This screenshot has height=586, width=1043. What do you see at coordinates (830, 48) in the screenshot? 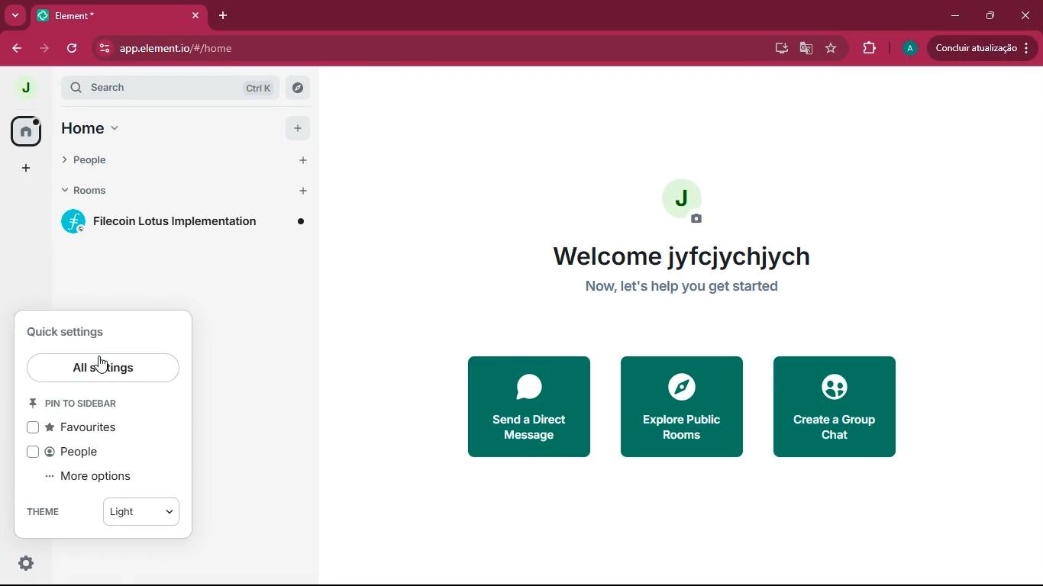
I see `favourite` at bounding box center [830, 48].